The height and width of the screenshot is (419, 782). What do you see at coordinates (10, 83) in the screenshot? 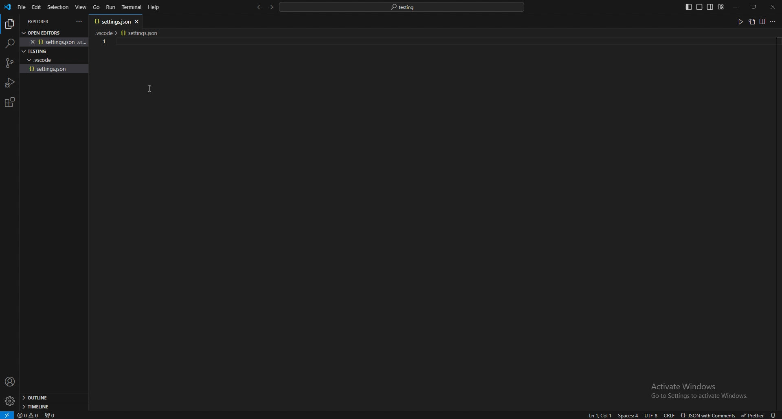
I see `run and debug` at bounding box center [10, 83].